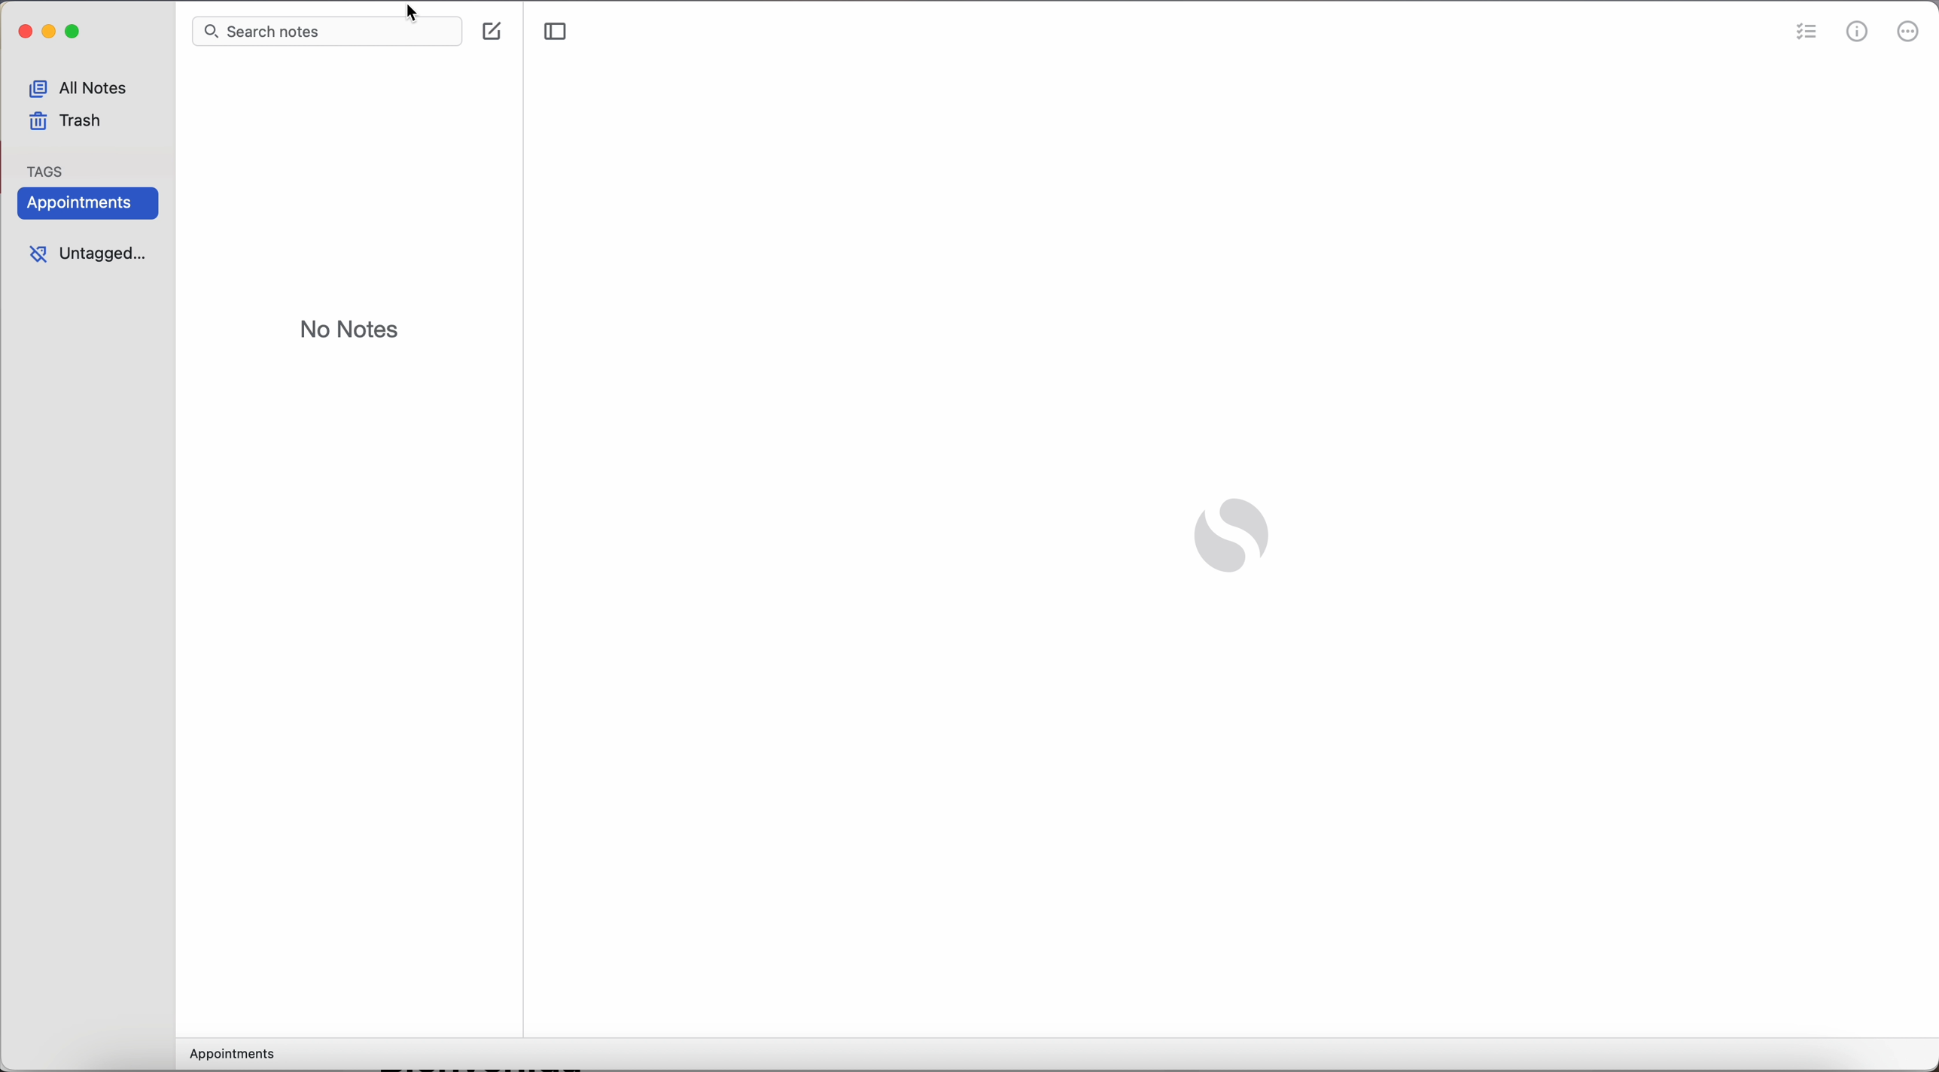 Image resolution: width=1939 pixels, height=1072 pixels. I want to click on new tag: appointments, so click(234, 1056).